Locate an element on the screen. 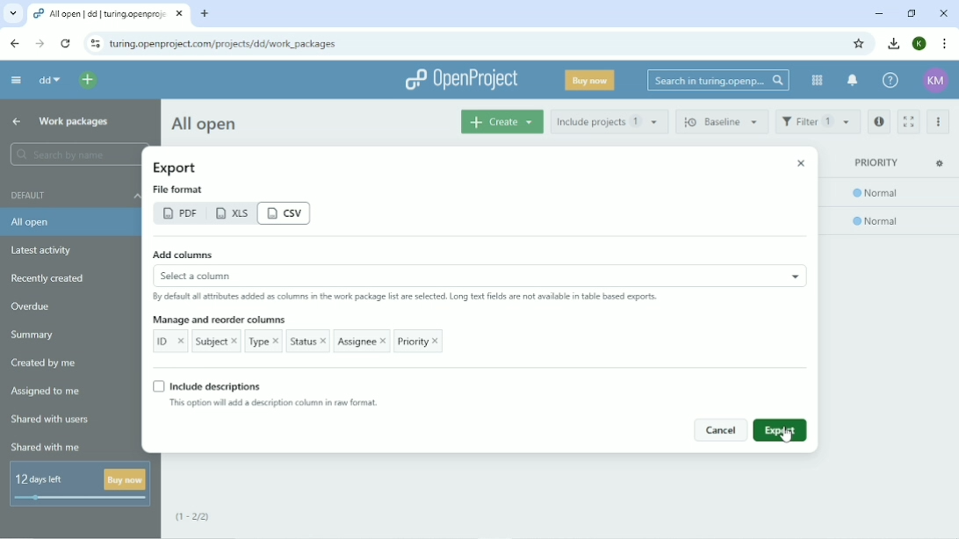 Image resolution: width=959 pixels, height=539 pixels. Activate zen mode is located at coordinates (909, 119).